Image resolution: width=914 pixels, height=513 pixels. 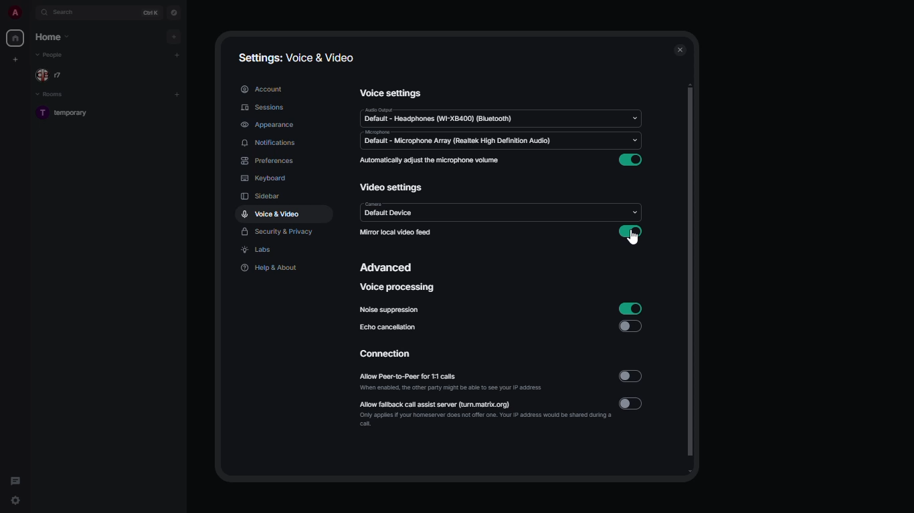 I want to click on rooms, so click(x=52, y=95).